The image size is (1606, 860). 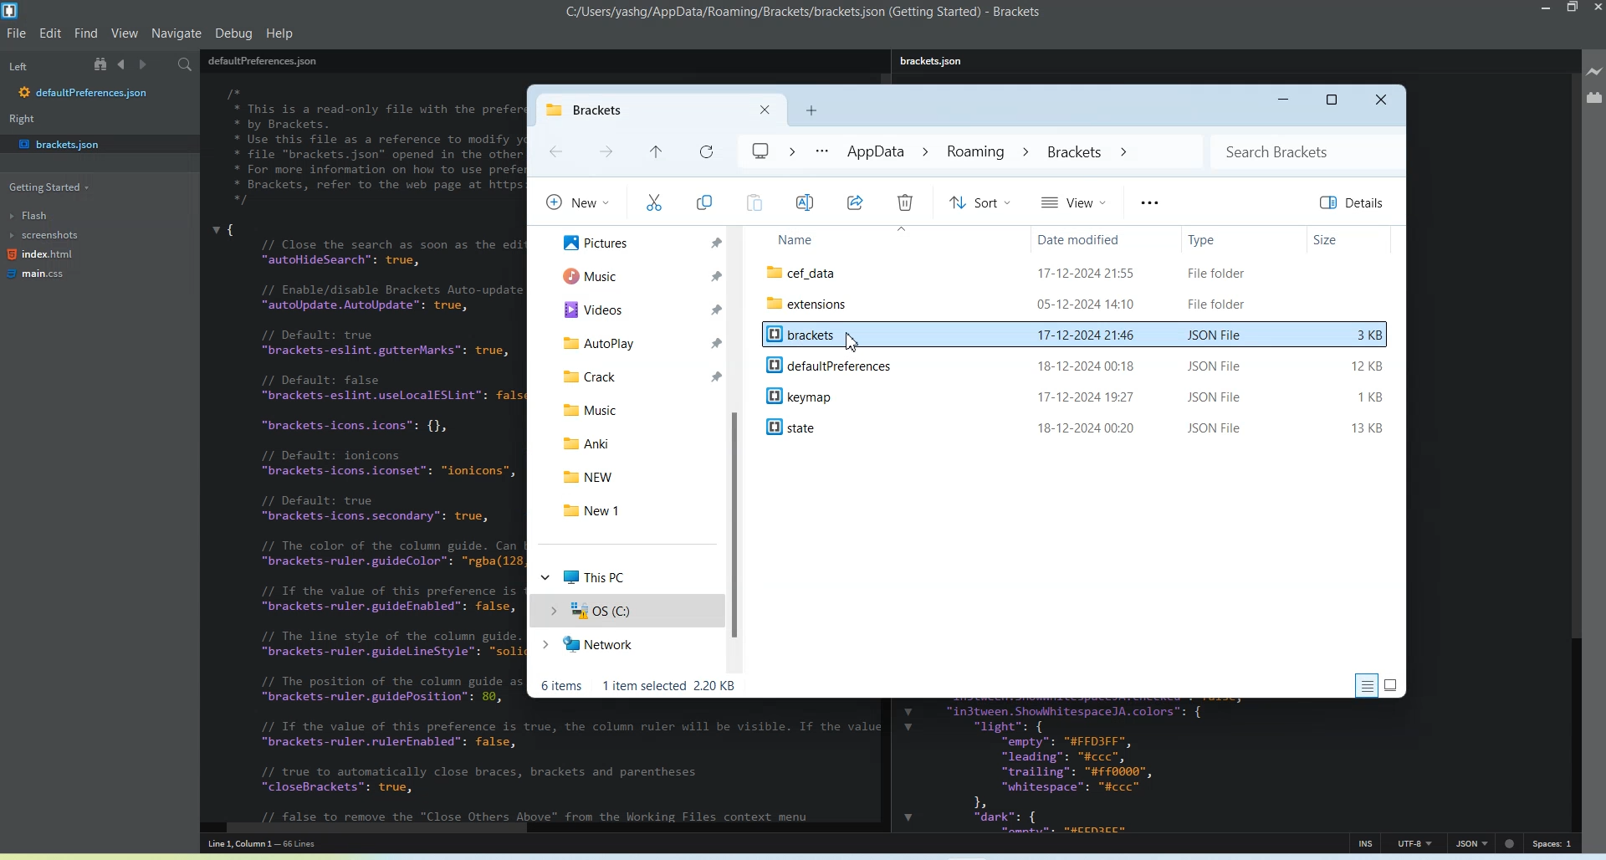 I want to click on Extension Manager, so click(x=1593, y=97).